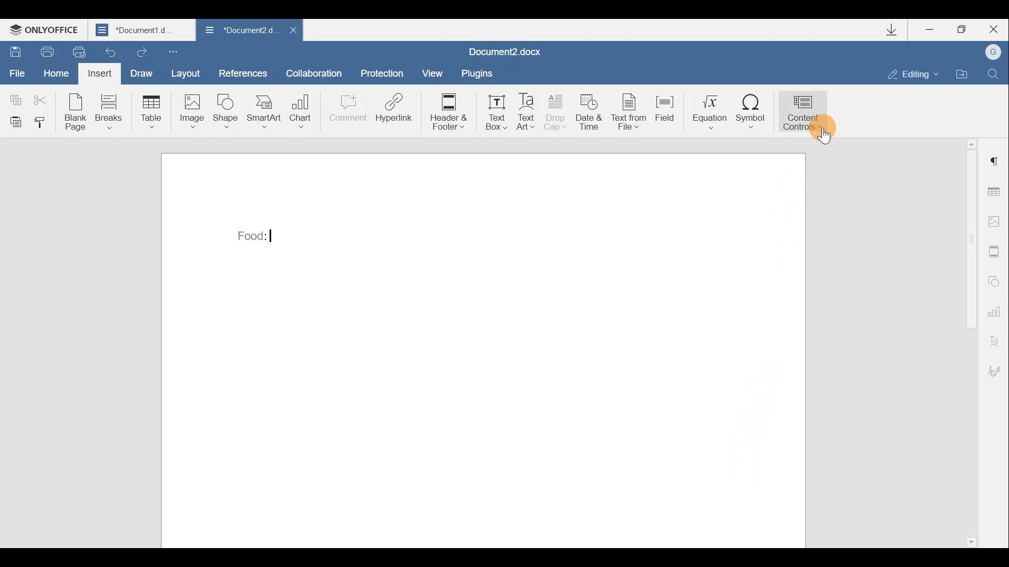 This screenshot has width=1009, height=567. I want to click on Document2 d.., so click(241, 32).